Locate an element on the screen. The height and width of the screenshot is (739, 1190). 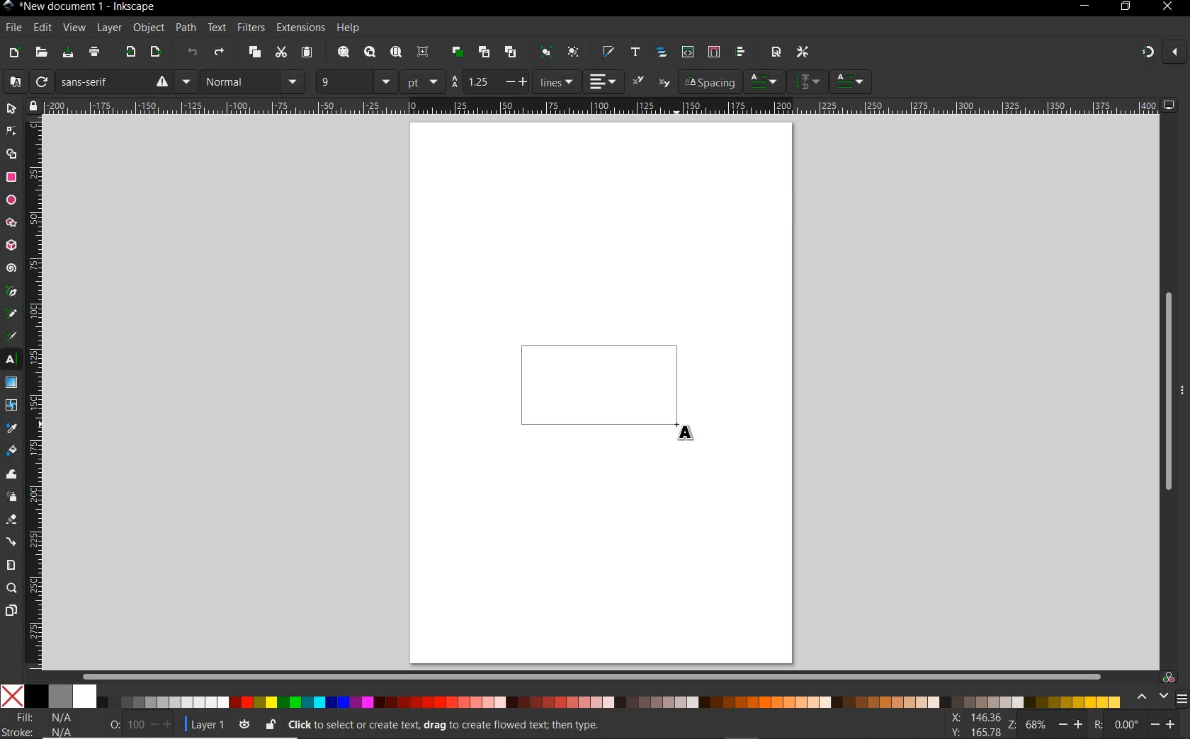
open xml editor is located at coordinates (686, 52).